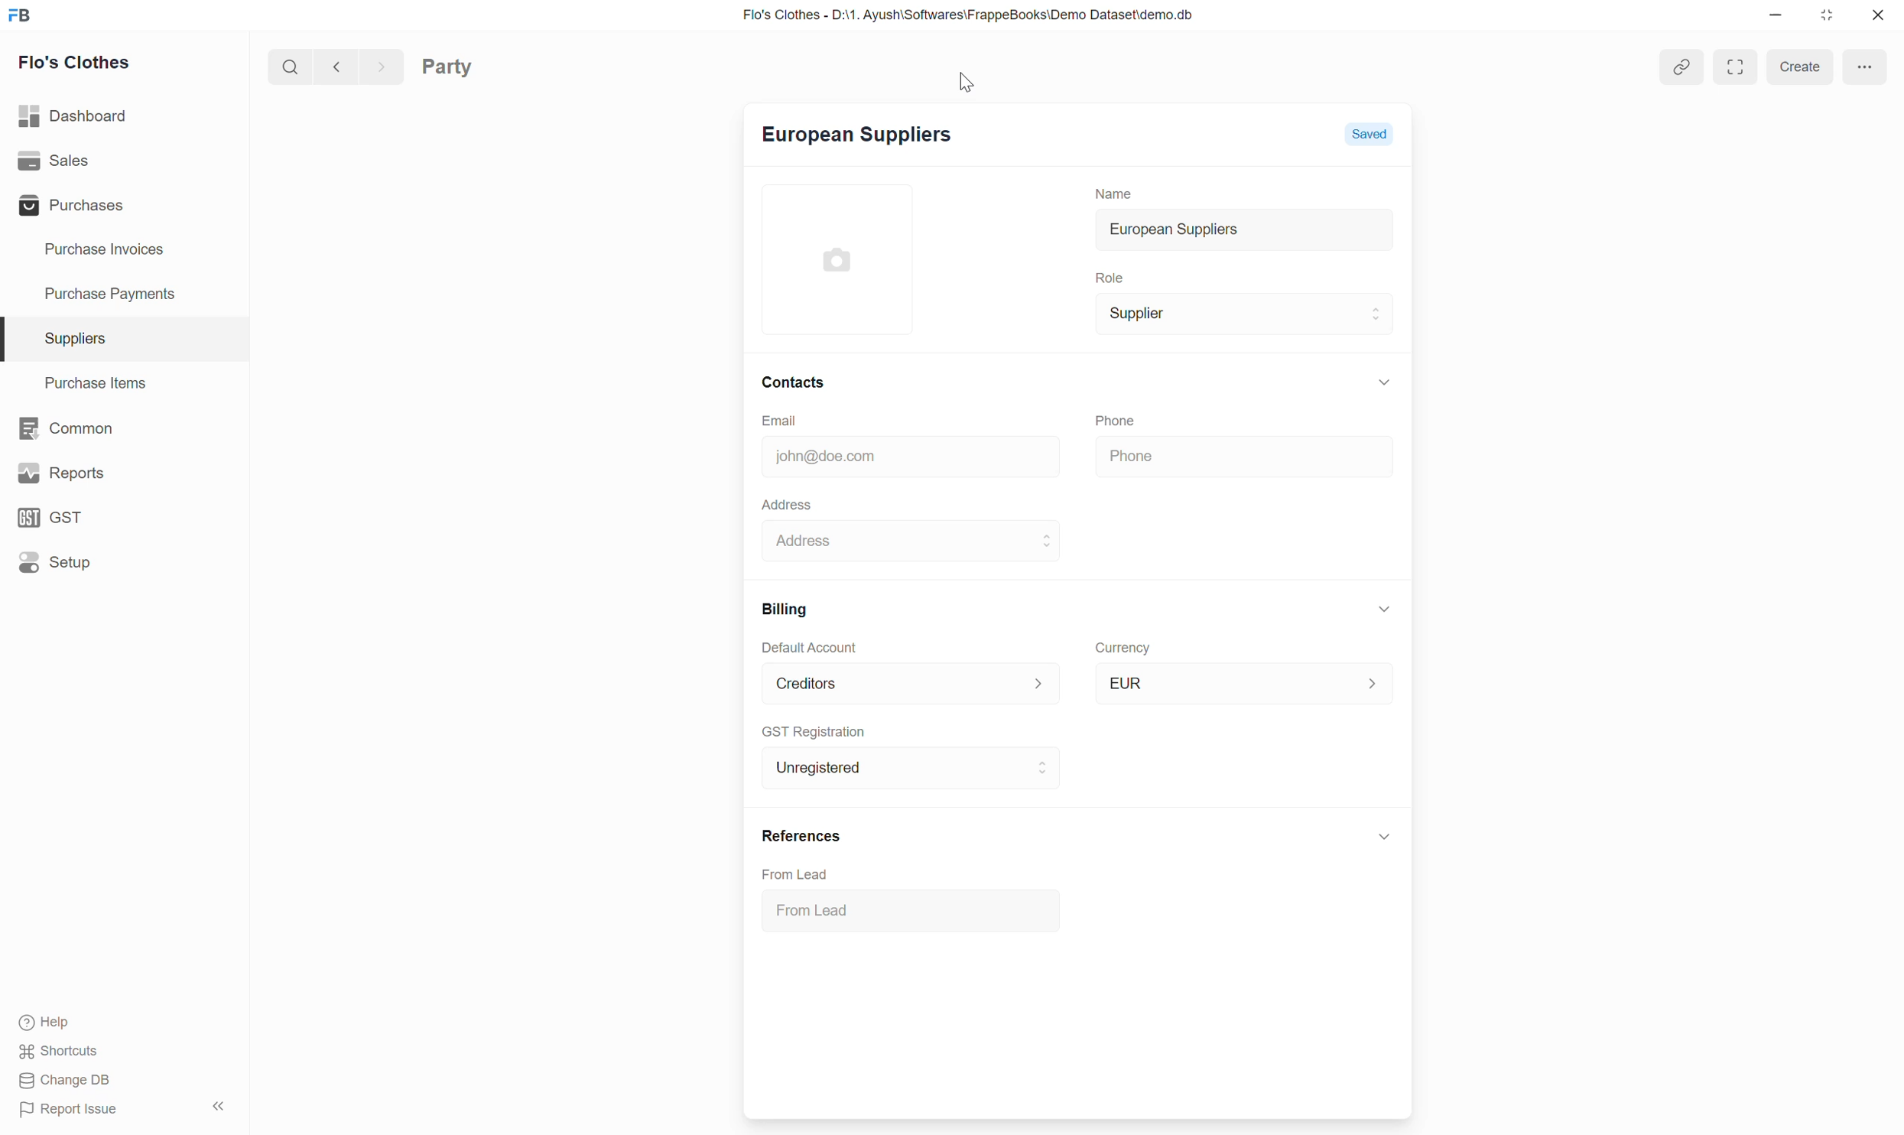 Image resolution: width=1904 pixels, height=1135 pixels. I want to click on Address, so click(812, 541).